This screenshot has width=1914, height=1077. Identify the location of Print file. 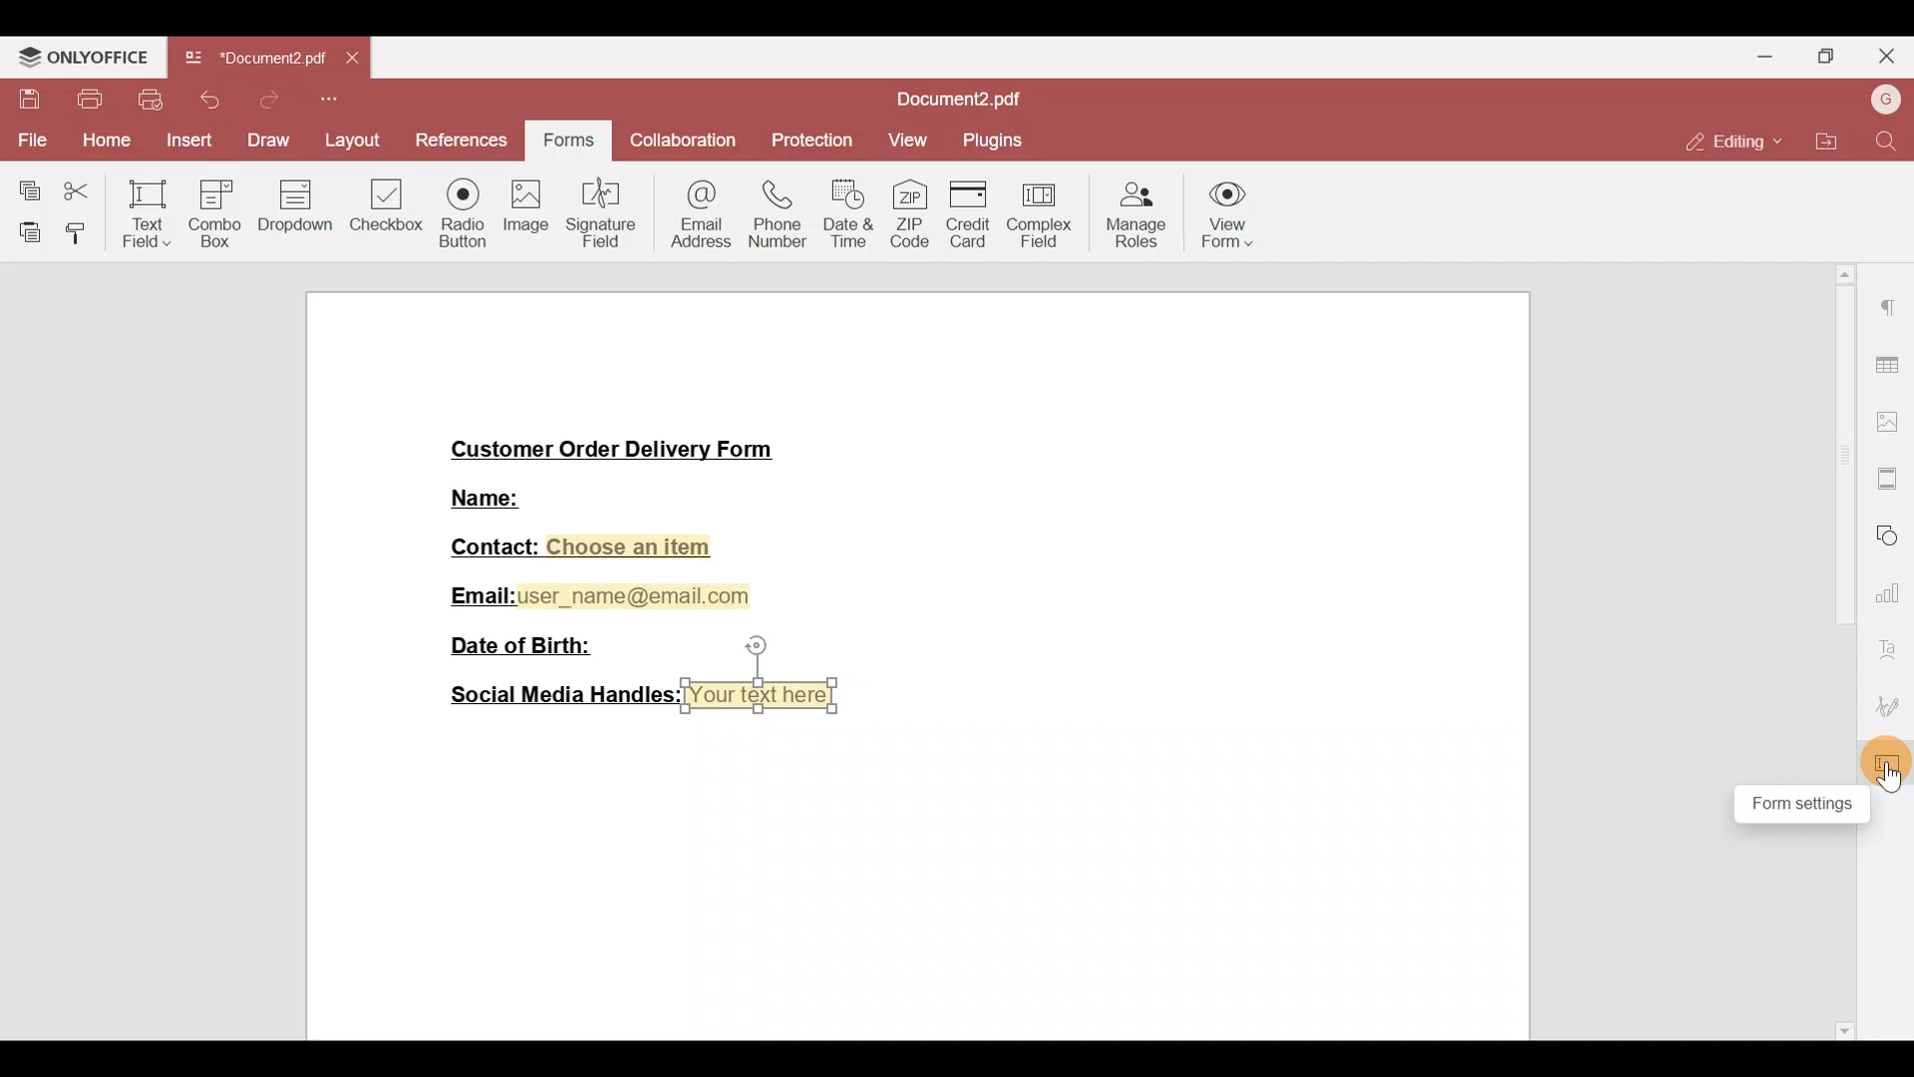
(87, 100).